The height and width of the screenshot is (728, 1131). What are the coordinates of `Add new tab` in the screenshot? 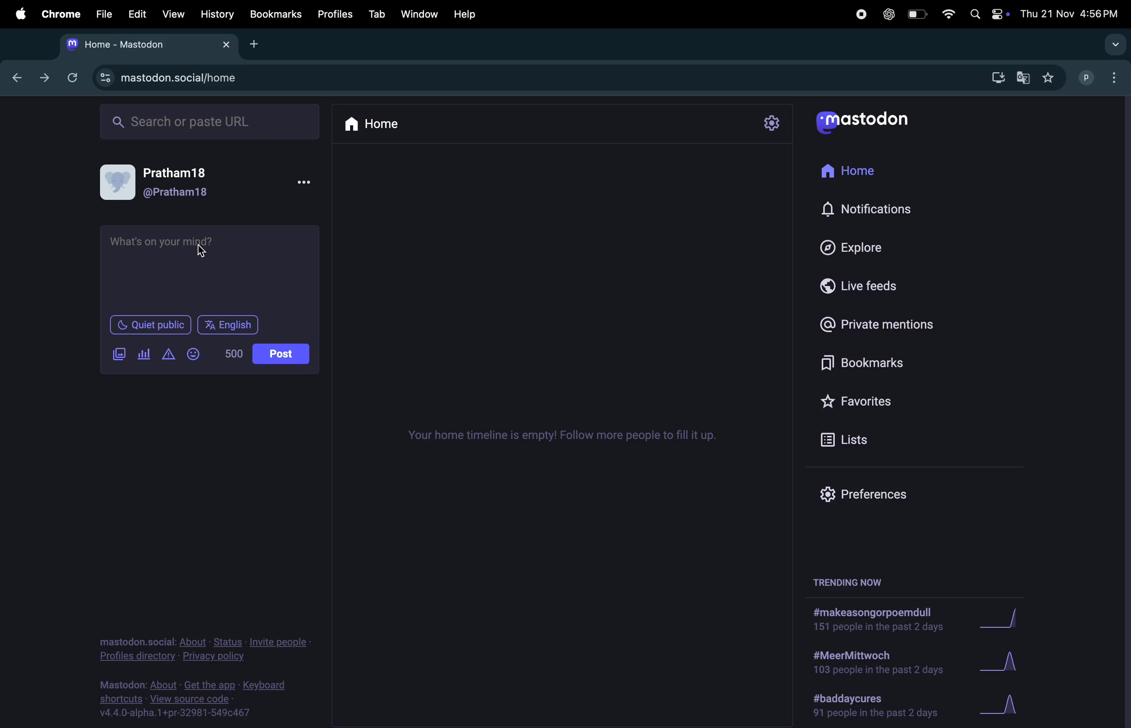 It's located at (255, 43).